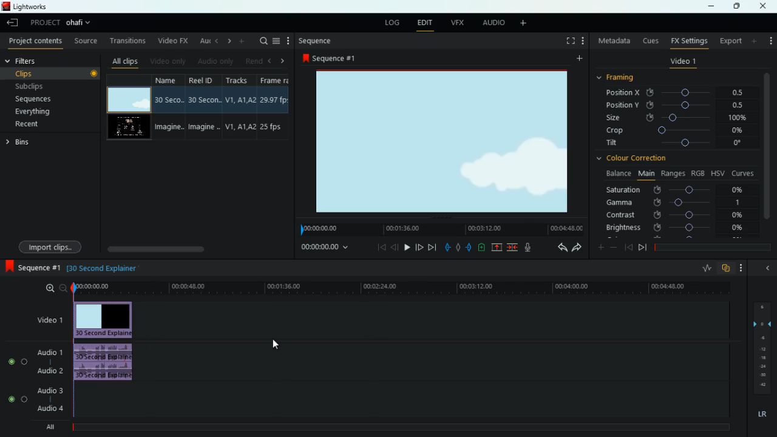 The image size is (777, 437). I want to click on fx settings, so click(688, 41).